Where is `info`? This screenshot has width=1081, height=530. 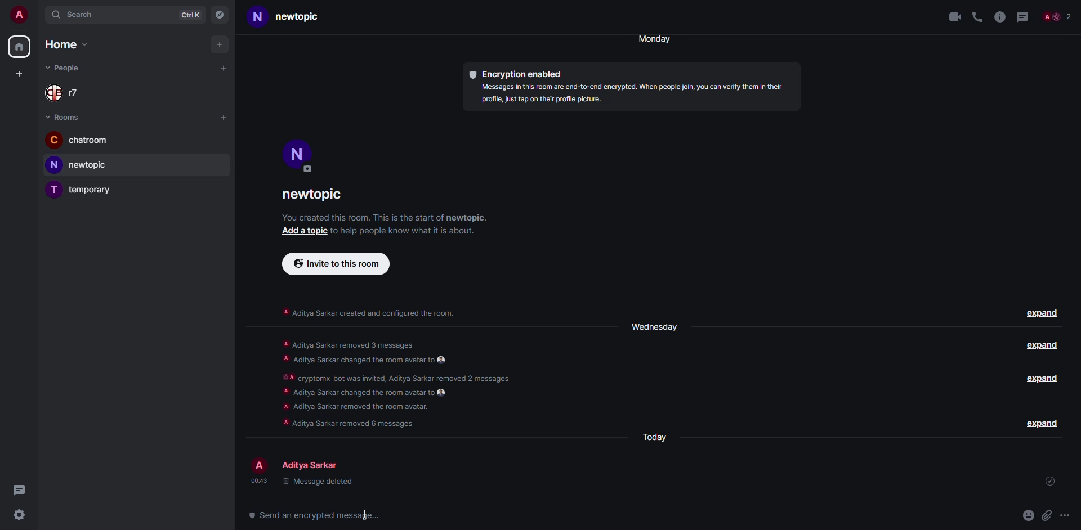 info is located at coordinates (368, 311).